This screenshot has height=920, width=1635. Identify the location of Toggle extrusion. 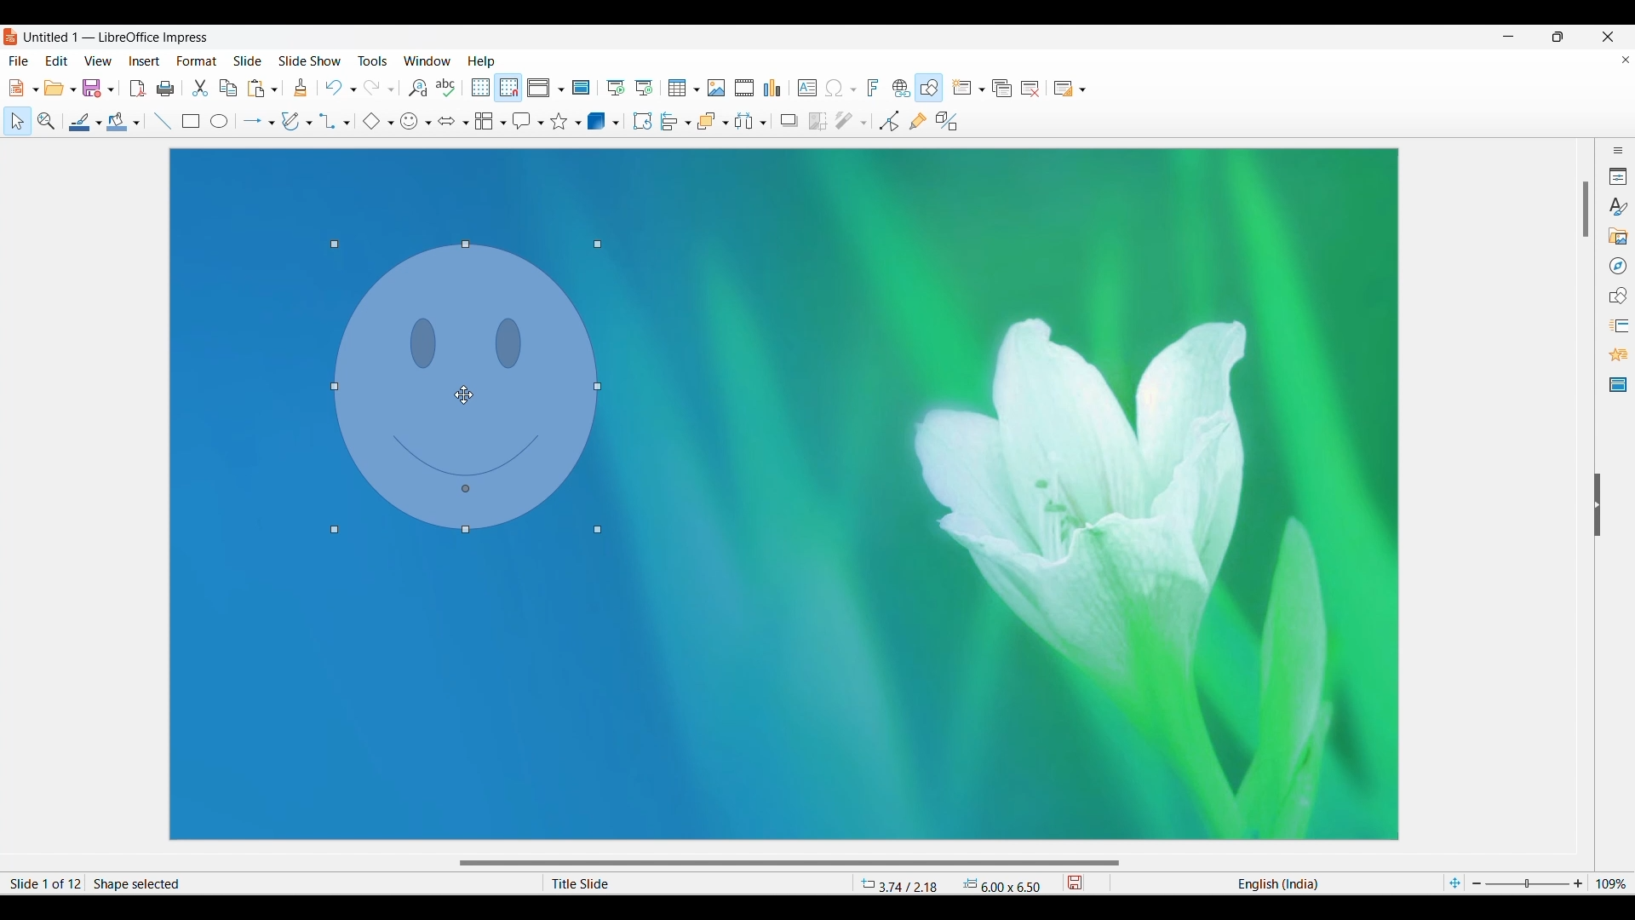
(948, 121).